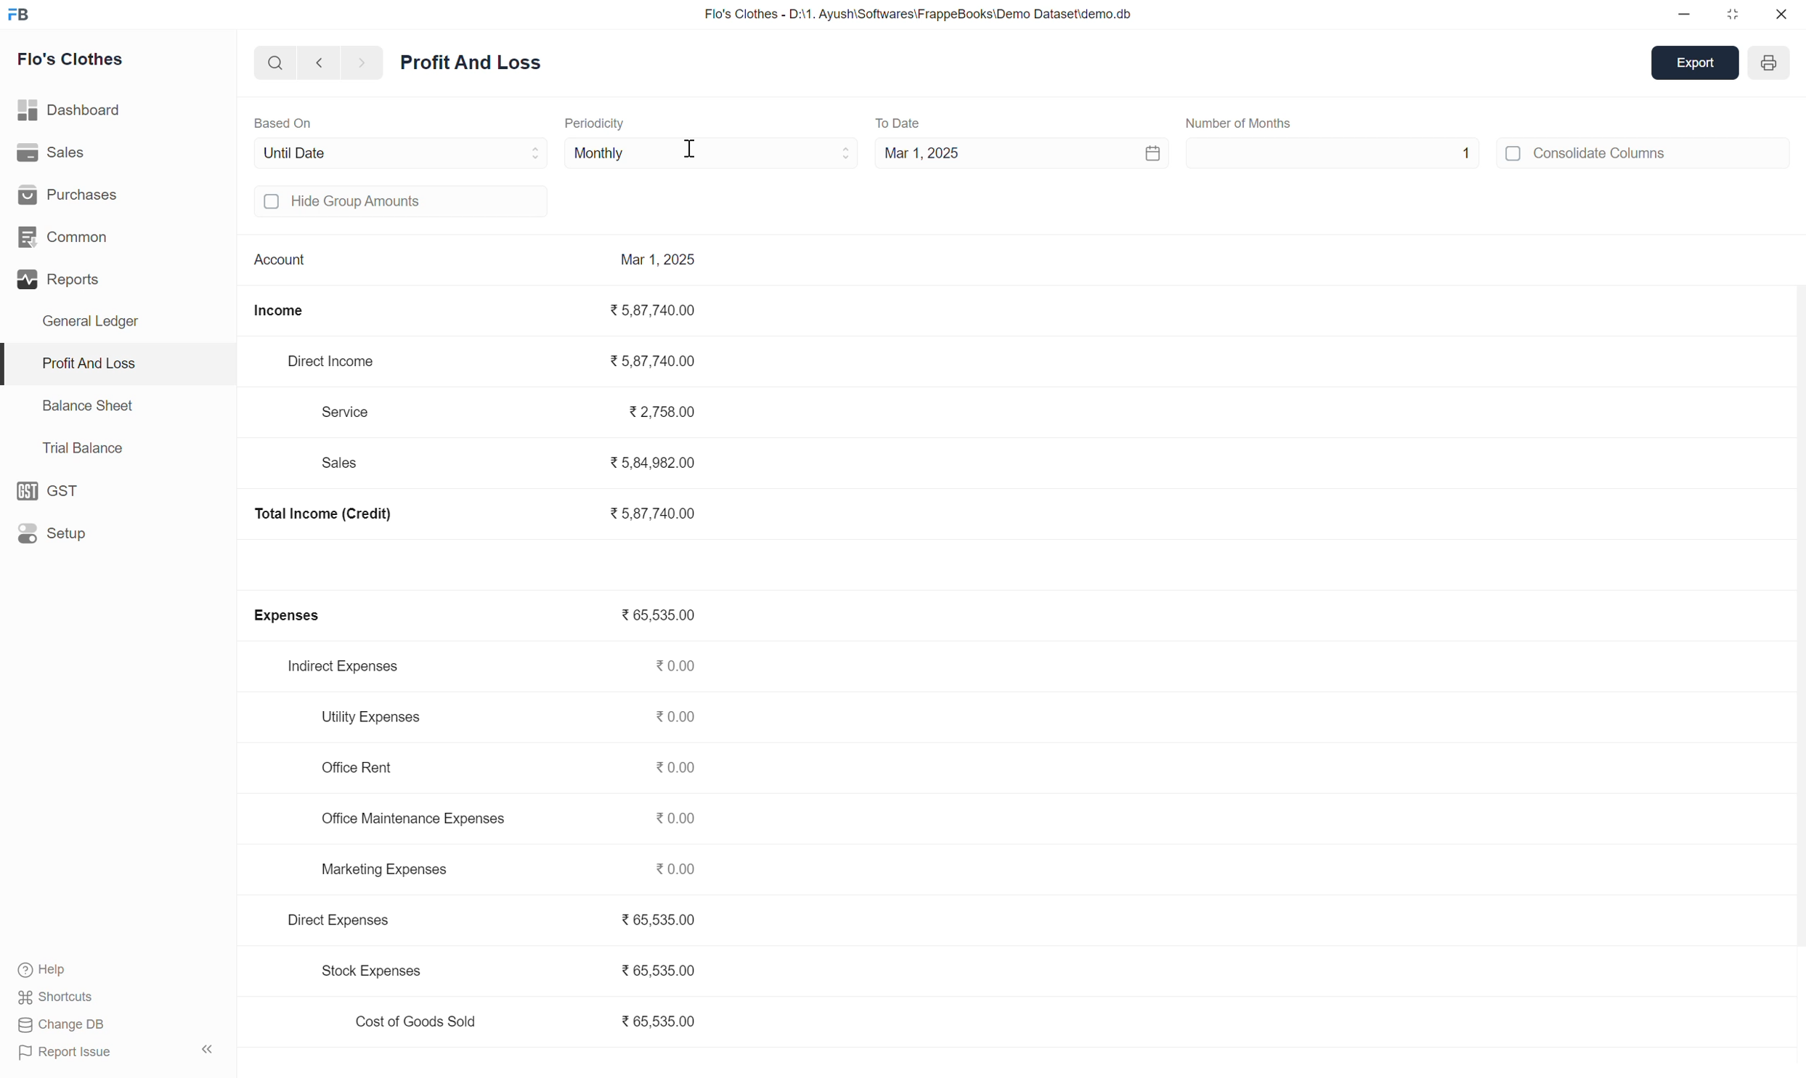  What do you see at coordinates (63, 998) in the screenshot?
I see `Shortcuts` at bounding box center [63, 998].